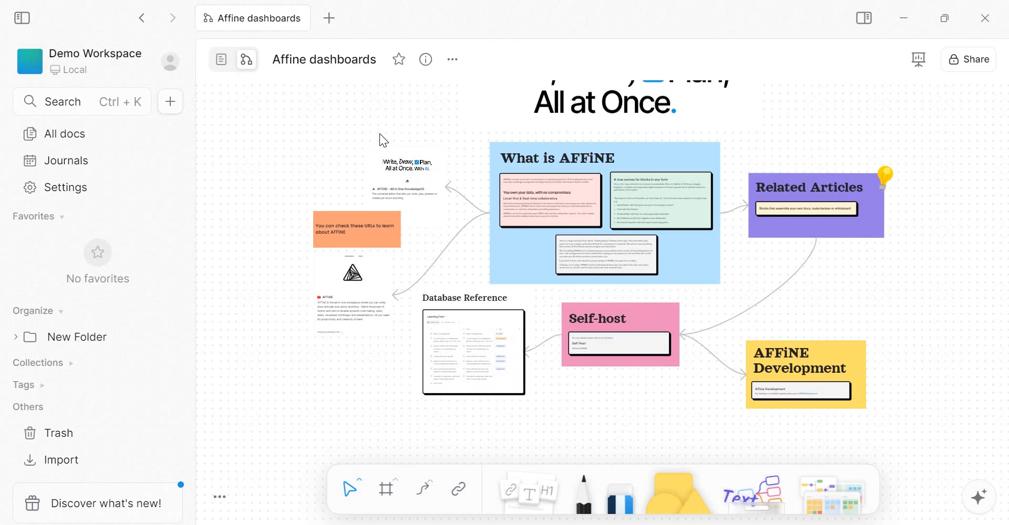 Image resolution: width=1009 pixels, height=525 pixels. I want to click on Demo Workspace, so click(103, 61).